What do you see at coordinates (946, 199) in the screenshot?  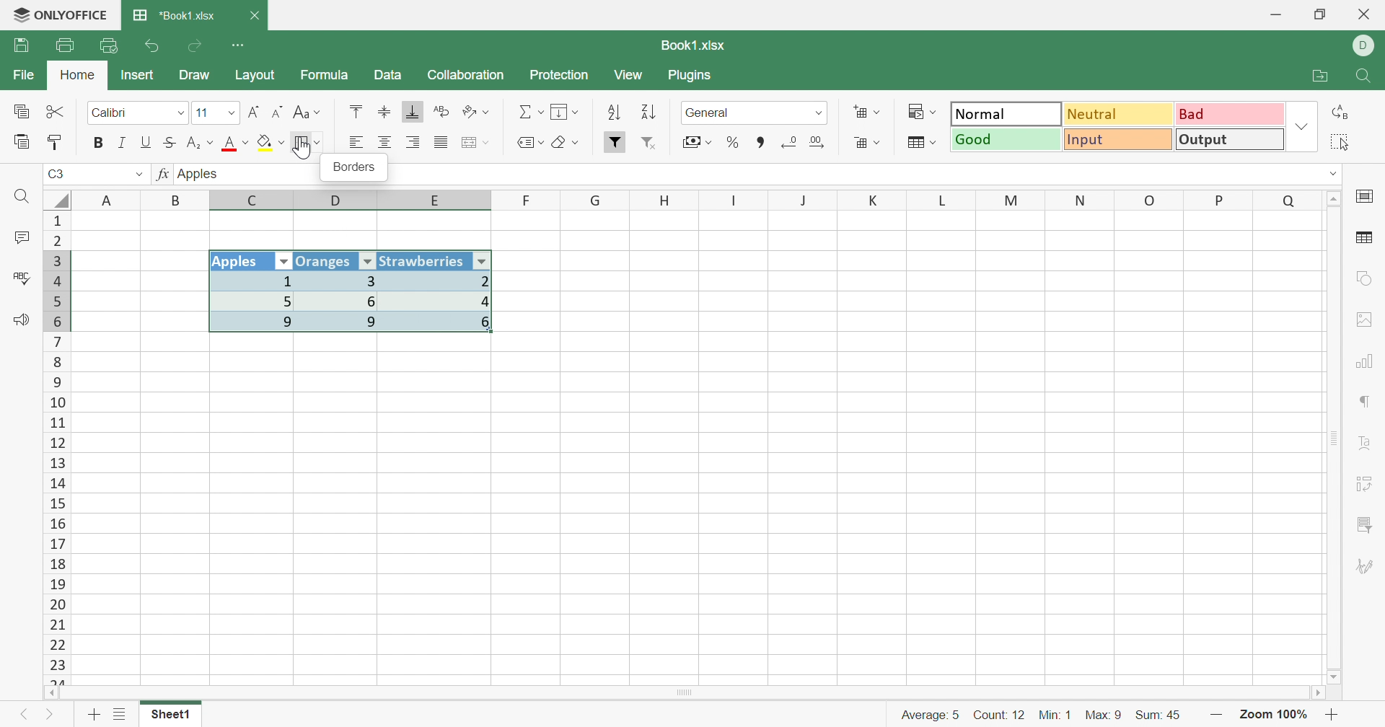 I see `L` at bounding box center [946, 199].